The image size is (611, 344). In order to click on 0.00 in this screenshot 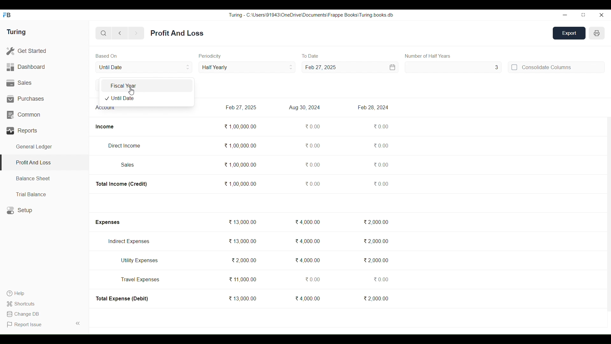, I will do `click(381, 164)`.